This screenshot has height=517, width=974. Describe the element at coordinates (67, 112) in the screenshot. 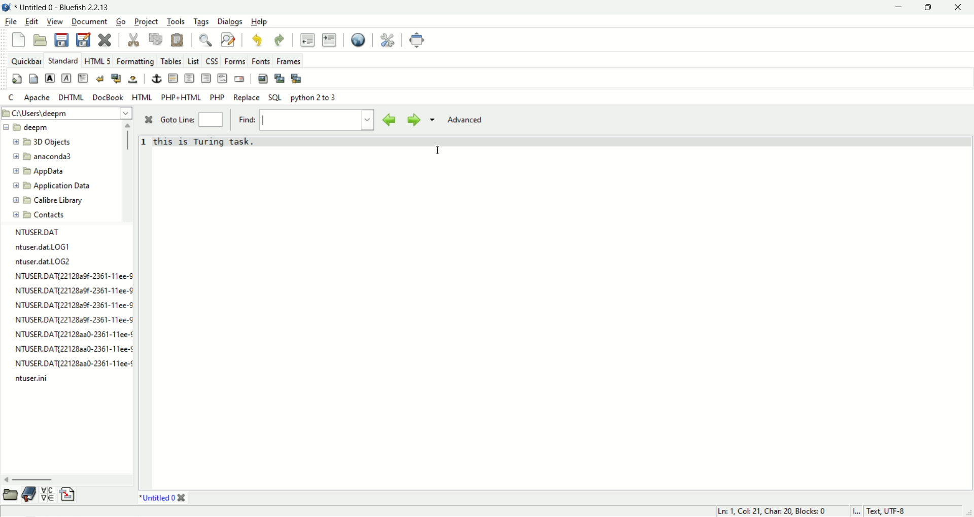

I see `C:\Users\deepm` at that location.